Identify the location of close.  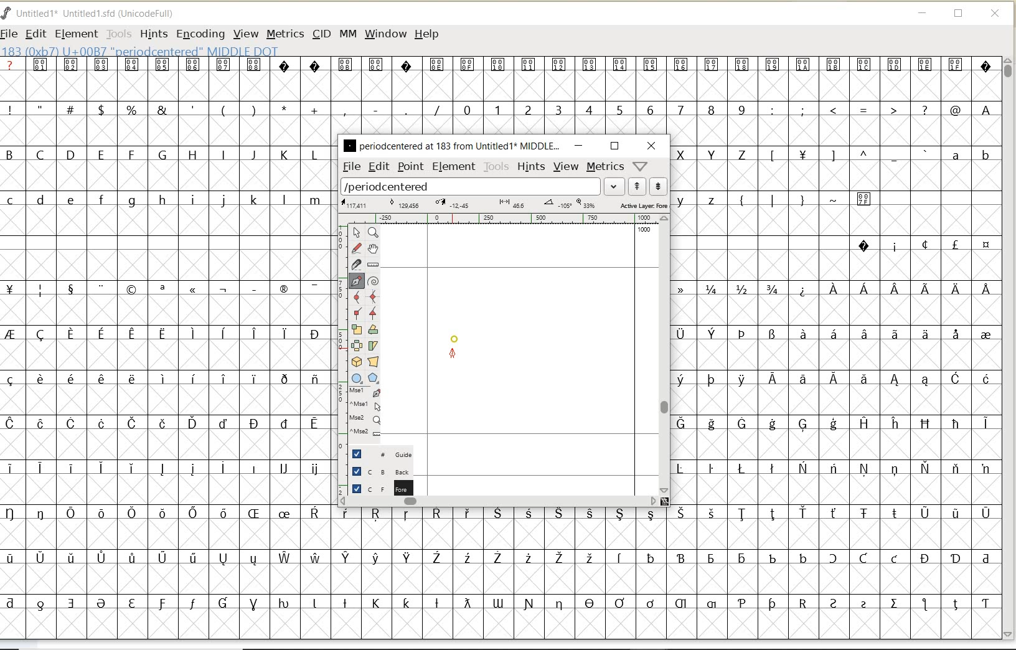
(651, 146).